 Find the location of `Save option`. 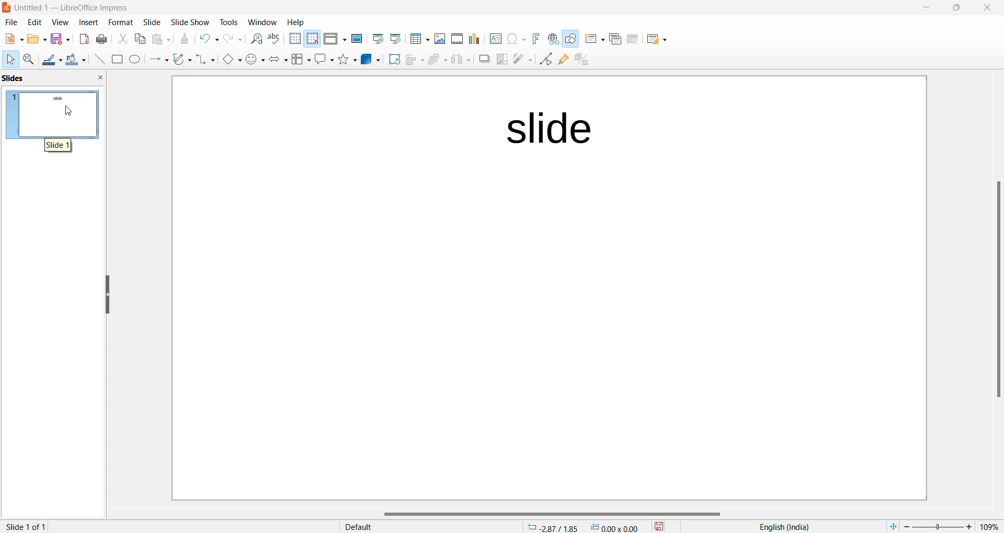

Save option is located at coordinates (60, 39).